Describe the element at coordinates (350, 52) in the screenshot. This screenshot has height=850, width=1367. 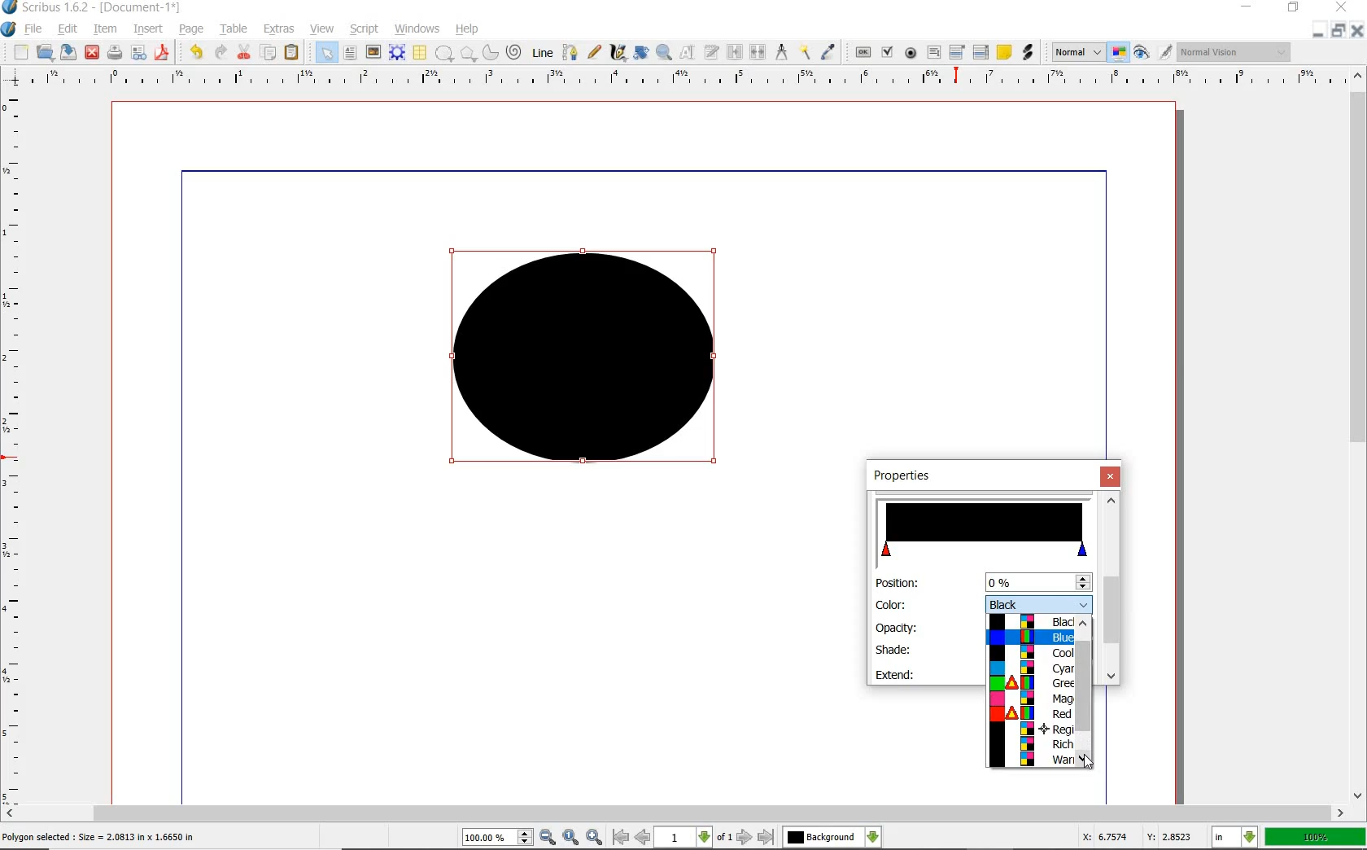
I see `TEXT FRAME` at that location.